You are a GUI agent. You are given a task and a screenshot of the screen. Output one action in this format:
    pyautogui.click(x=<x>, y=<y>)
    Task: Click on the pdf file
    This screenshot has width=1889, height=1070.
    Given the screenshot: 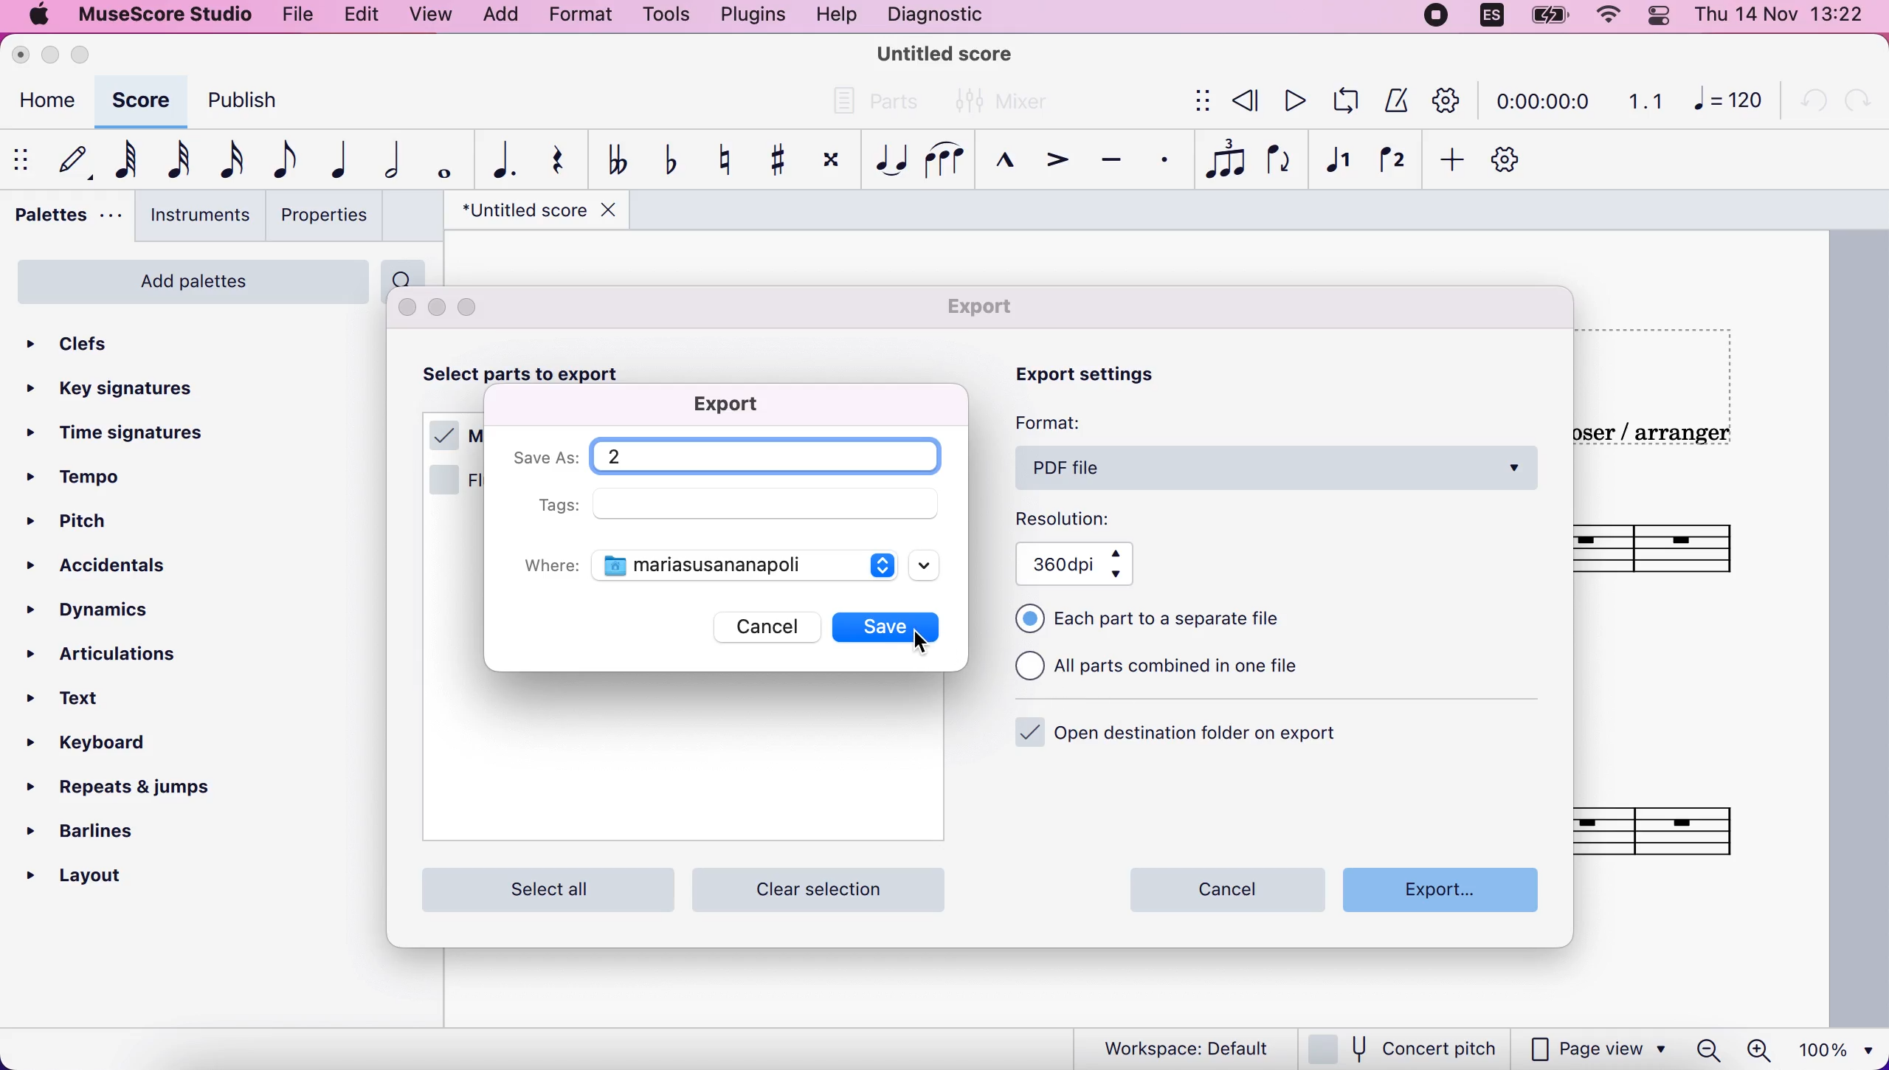 What is the action you would take?
    pyautogui.click(x=1280, y=468)
    